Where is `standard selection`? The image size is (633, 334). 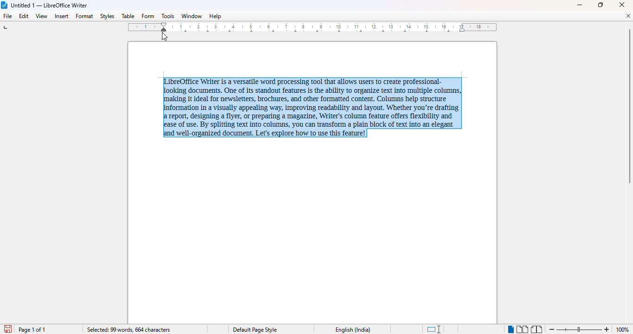
standard selection is located at coordinates (434, 329).